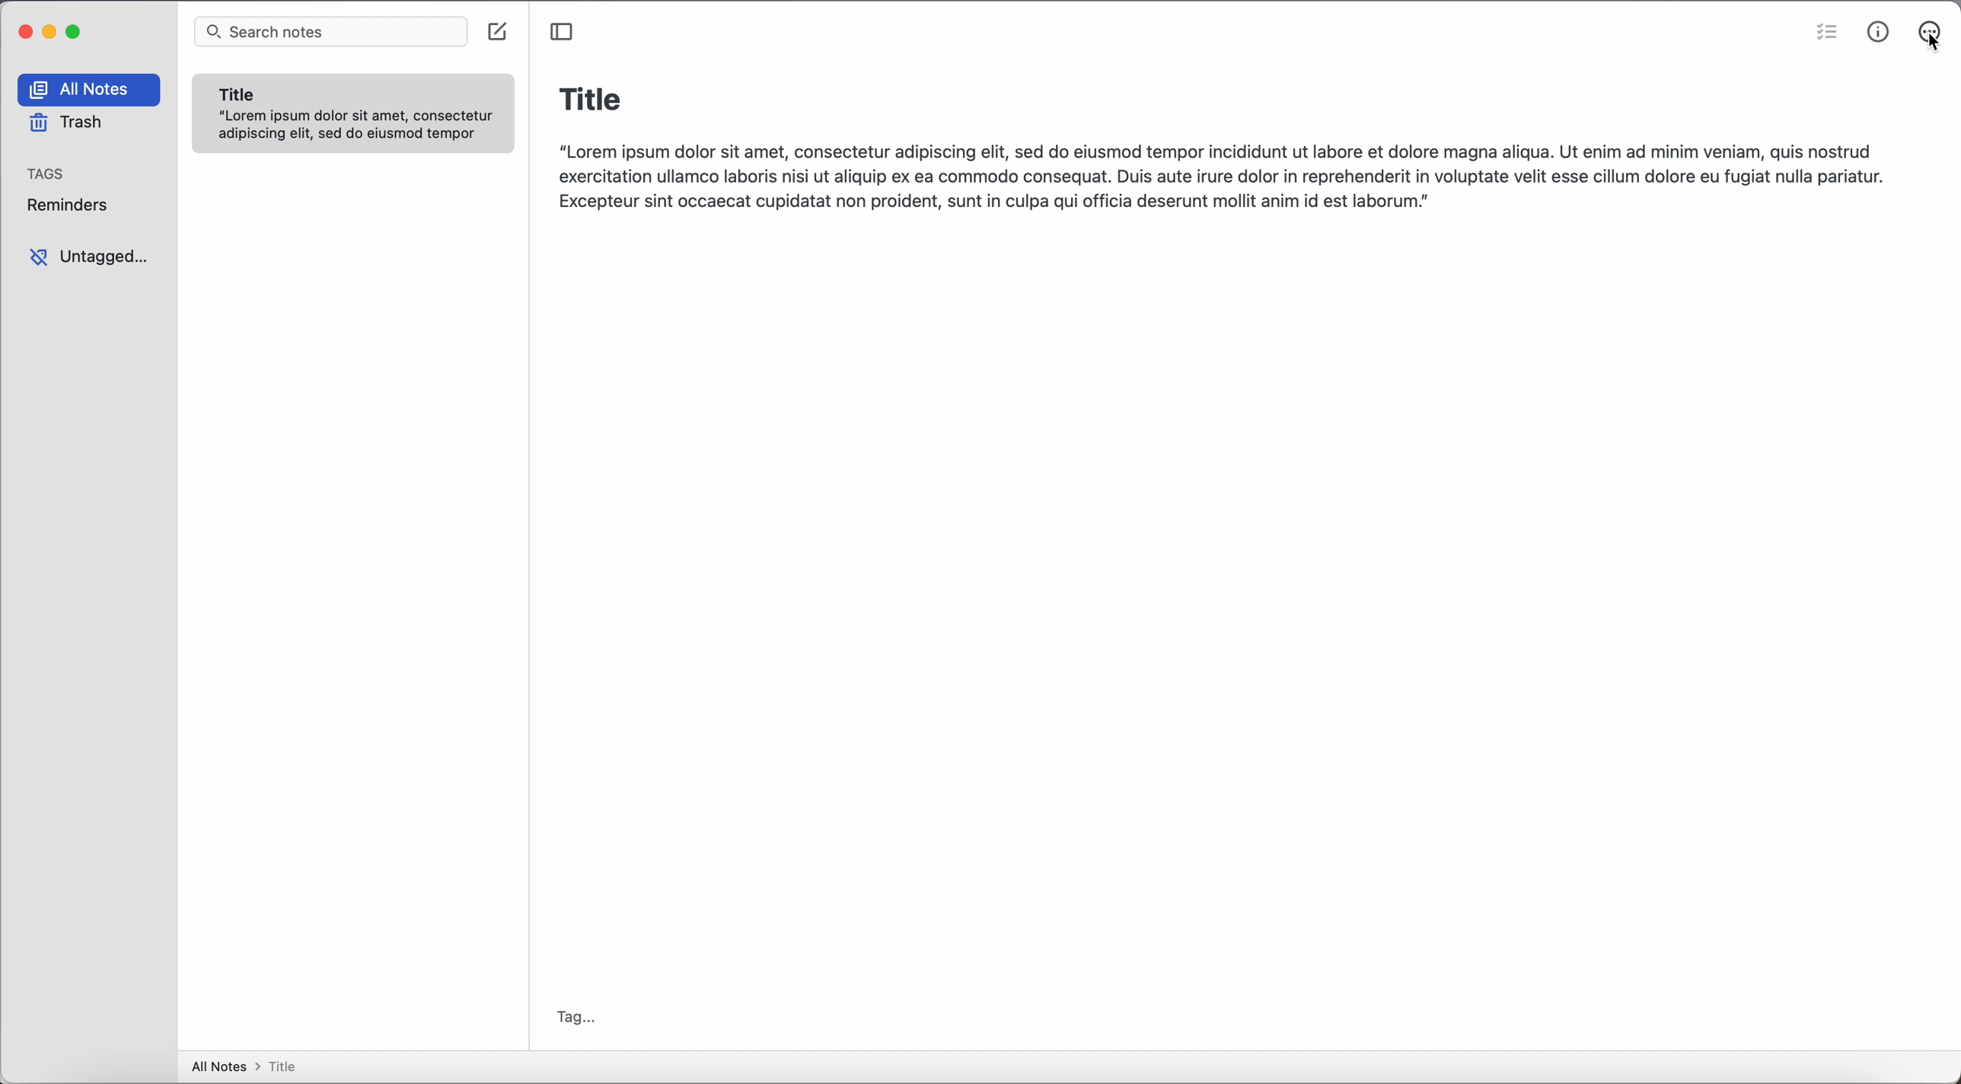  What do you see at coordinates (1931, 51) in the screenshot?
I see `cursor` at bounding box center [1931, 51].